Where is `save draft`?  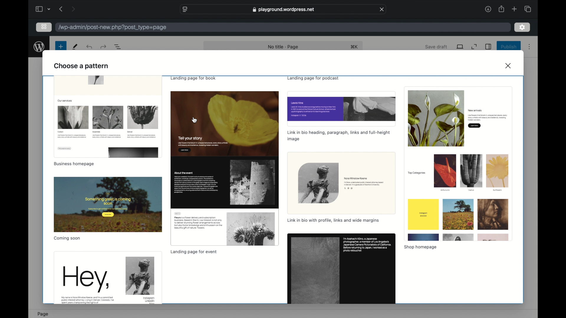
save draft is located at coordinates (437, 47).